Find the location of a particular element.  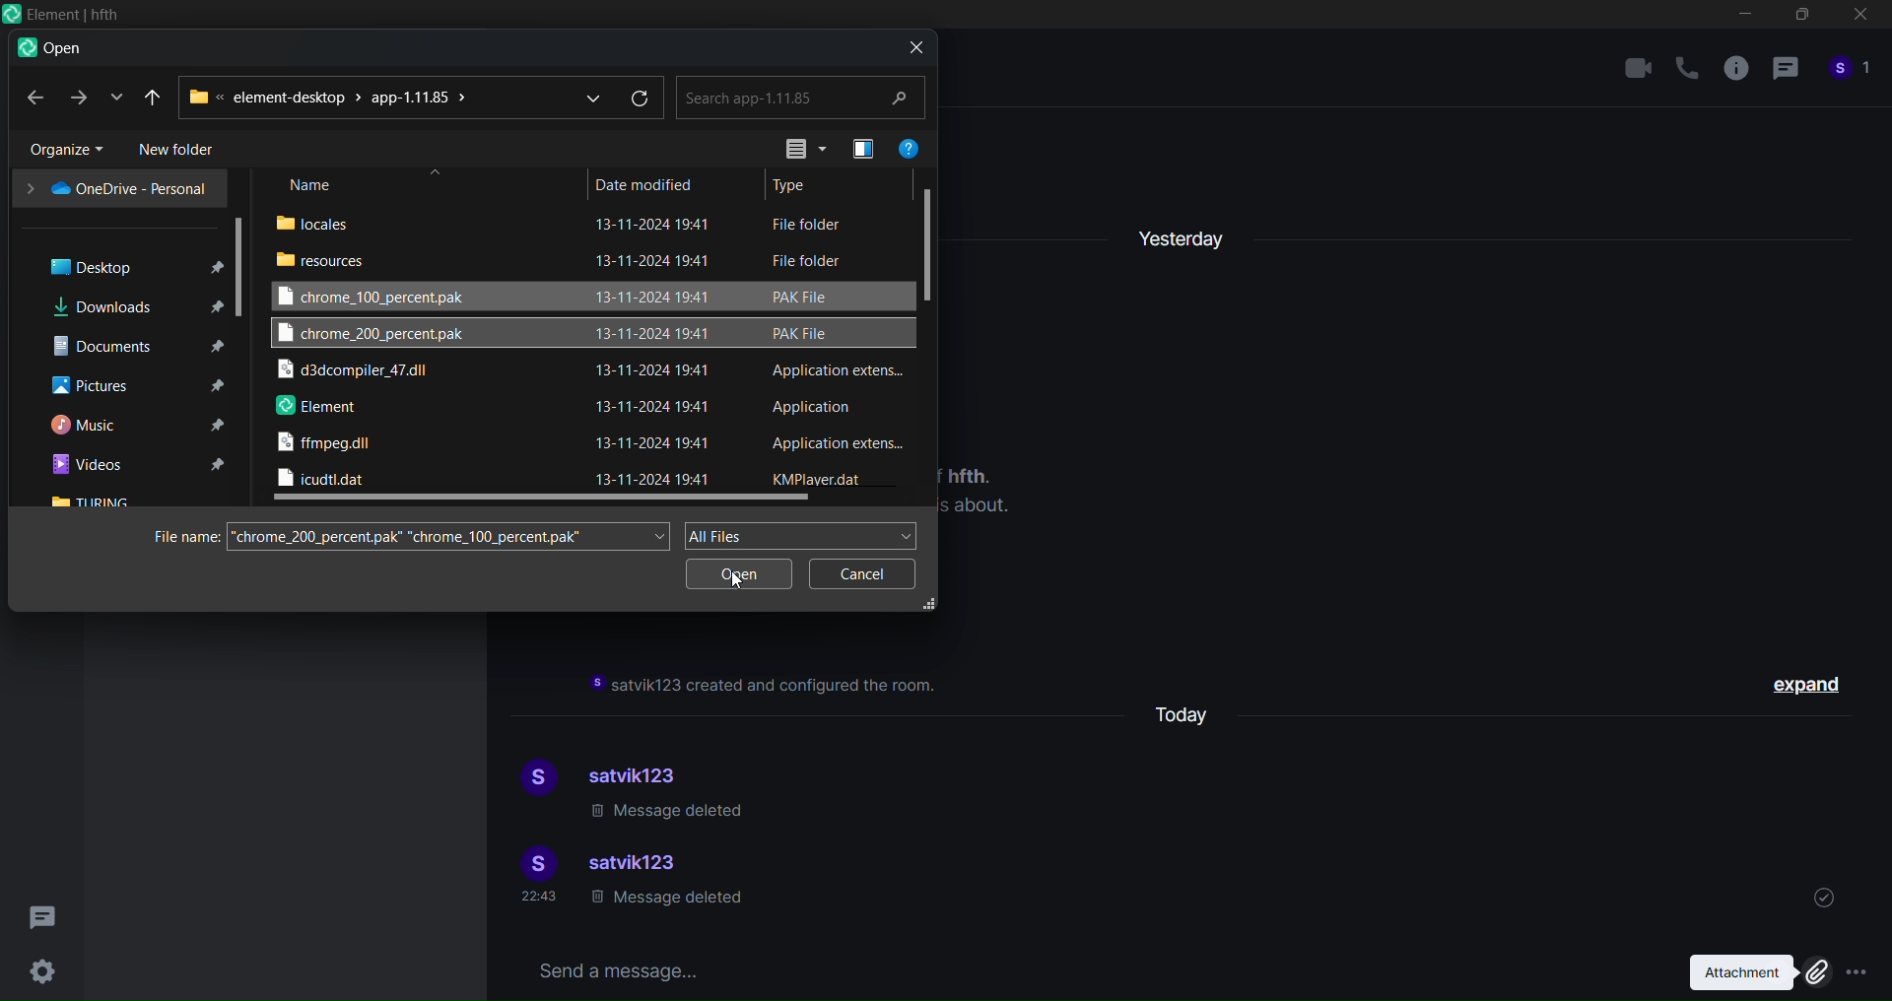

path is located at coordinates (332, 97).